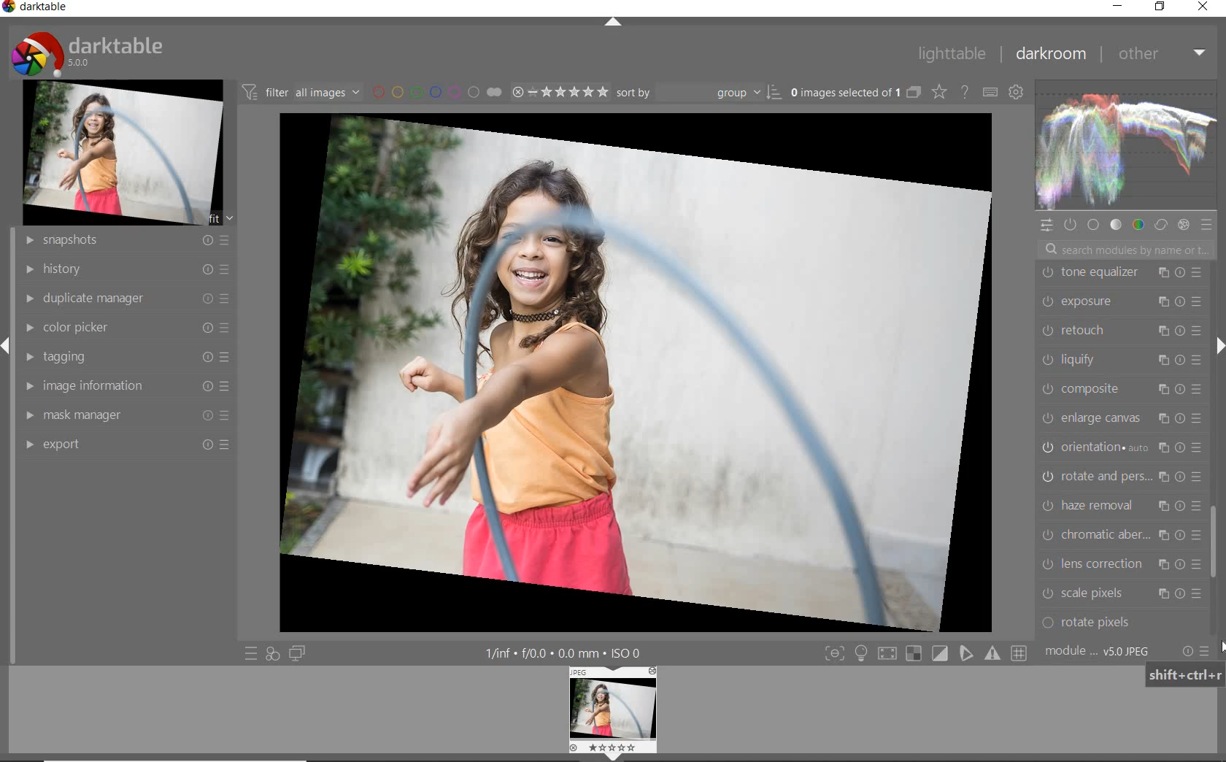  What do you see at coordinates (1225, 647) in the screenshot?
I see `CURSOR POSITION` at bounding box center [1225, 647].